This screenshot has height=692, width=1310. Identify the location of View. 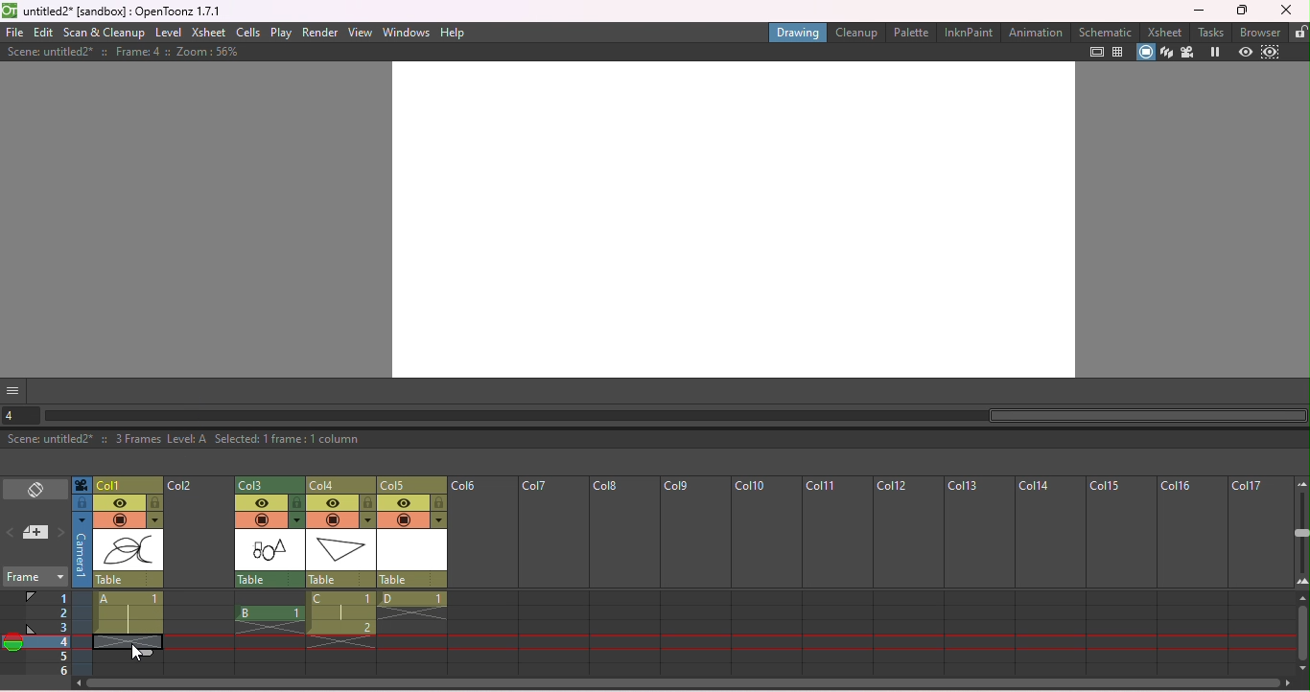
(361, 32).